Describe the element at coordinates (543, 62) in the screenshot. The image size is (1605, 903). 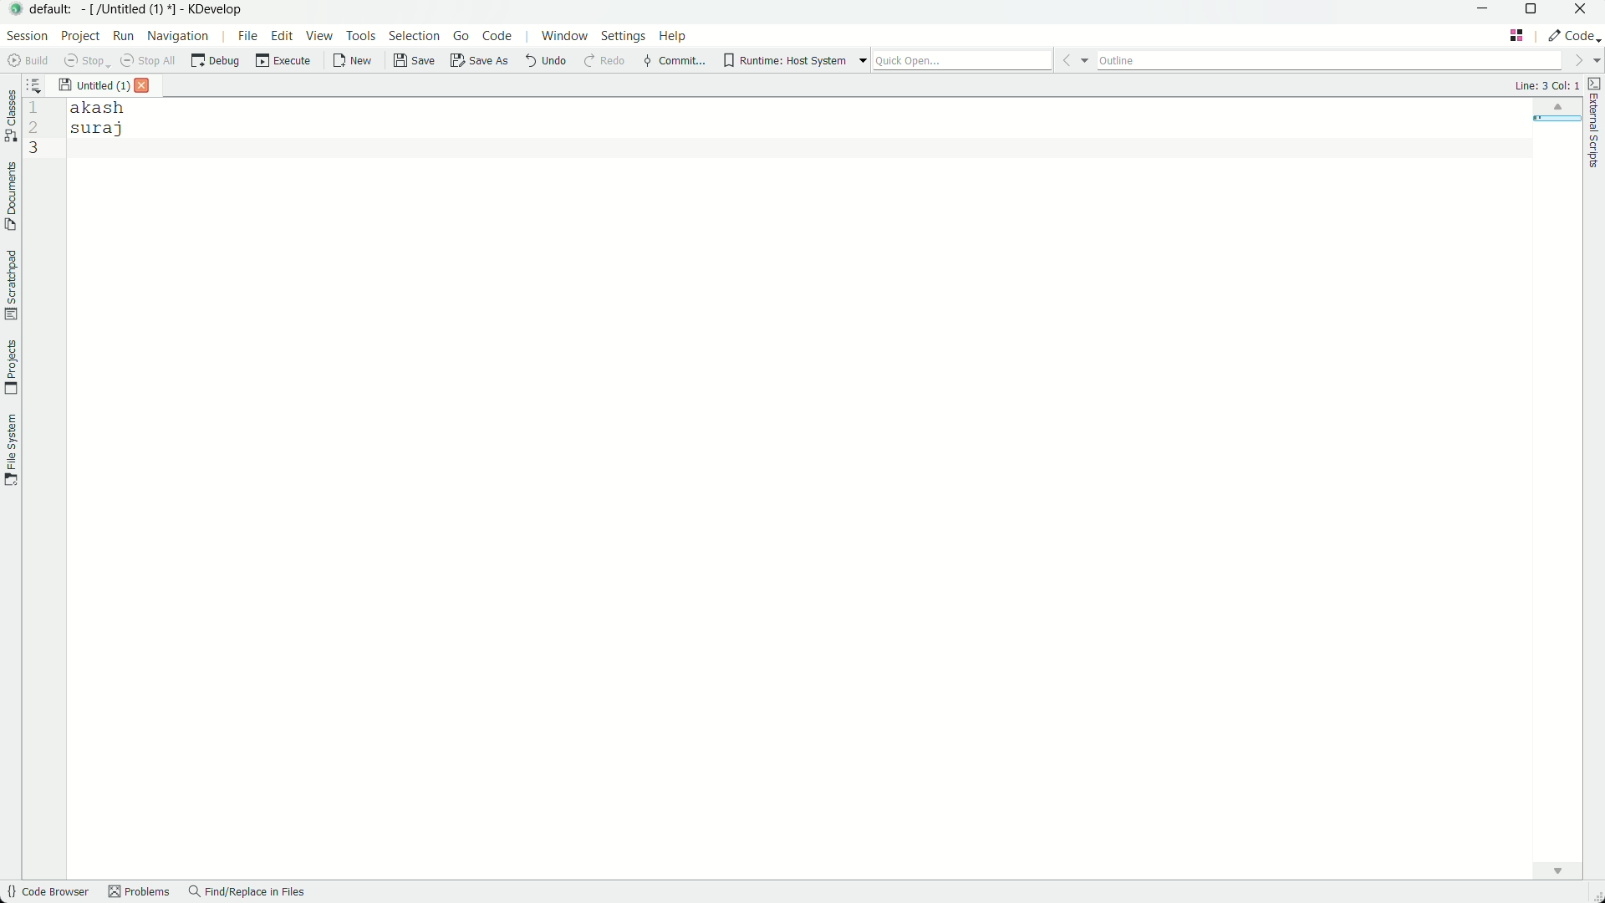
I see `undo` at that location.